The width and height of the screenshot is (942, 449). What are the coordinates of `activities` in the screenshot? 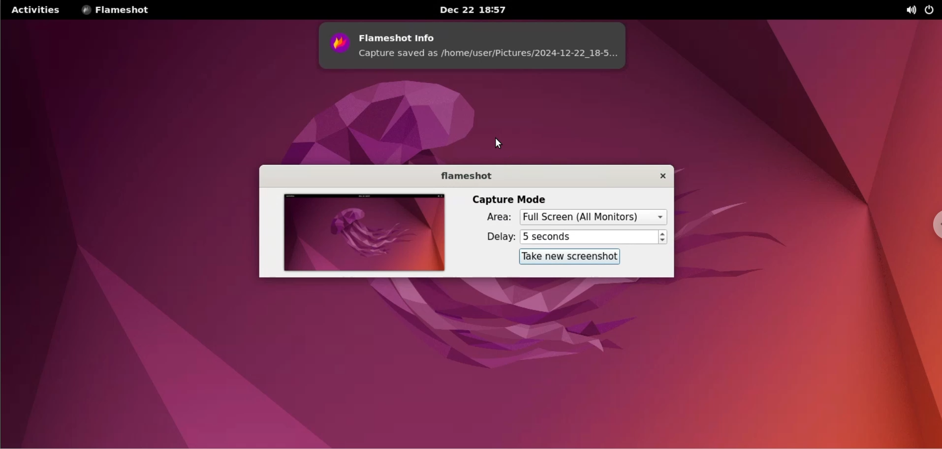 It's located at (34, 10).